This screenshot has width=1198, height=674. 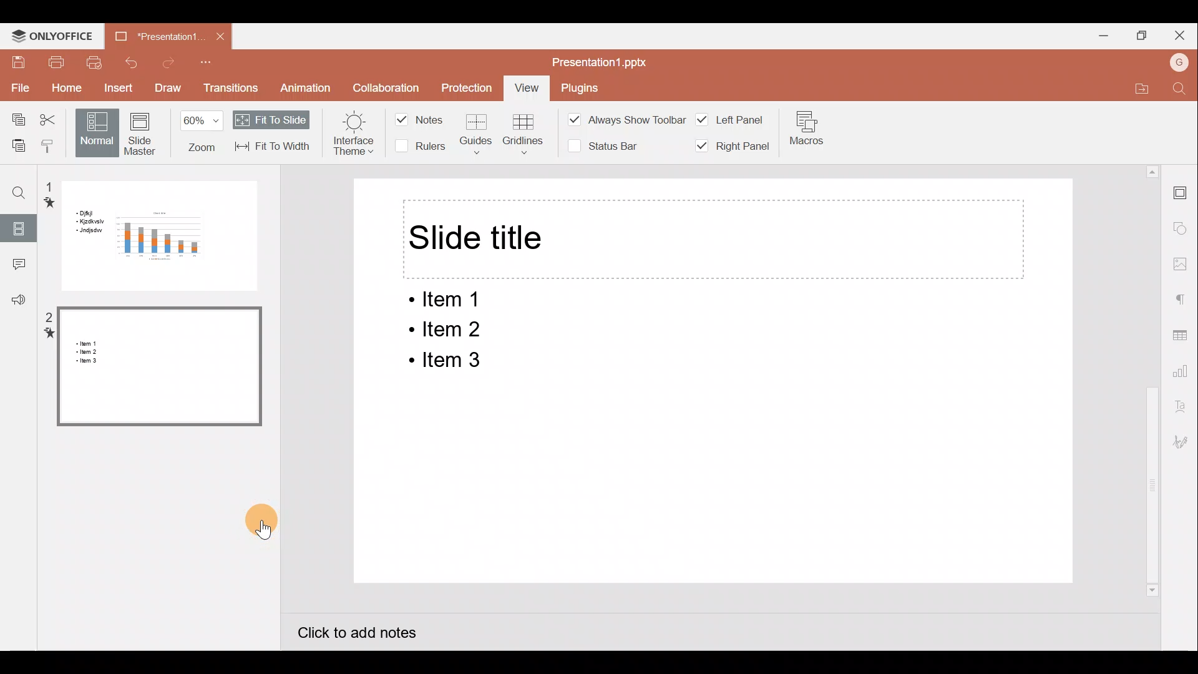 I want to click on Close, so click(x=1179, y=37).